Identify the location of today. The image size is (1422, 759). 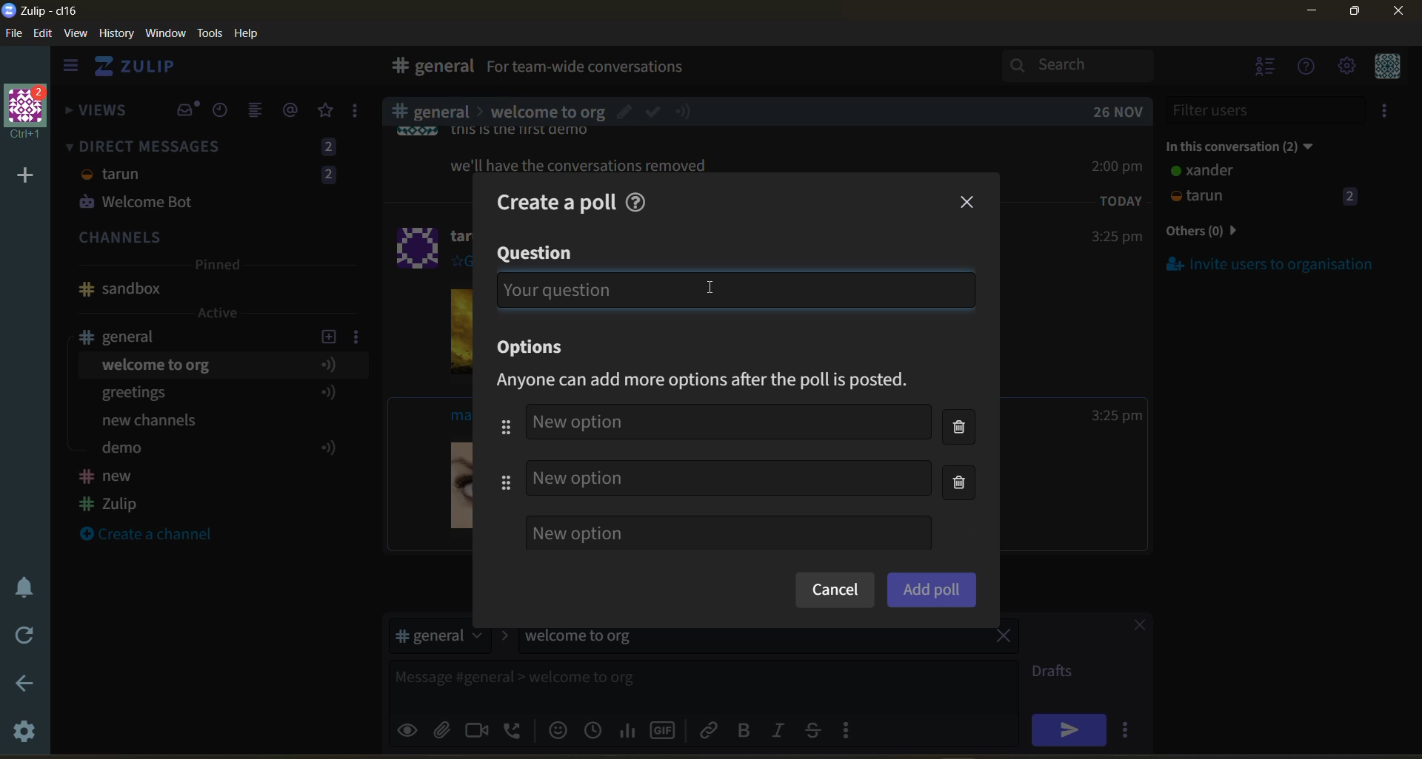
(1121, 200).